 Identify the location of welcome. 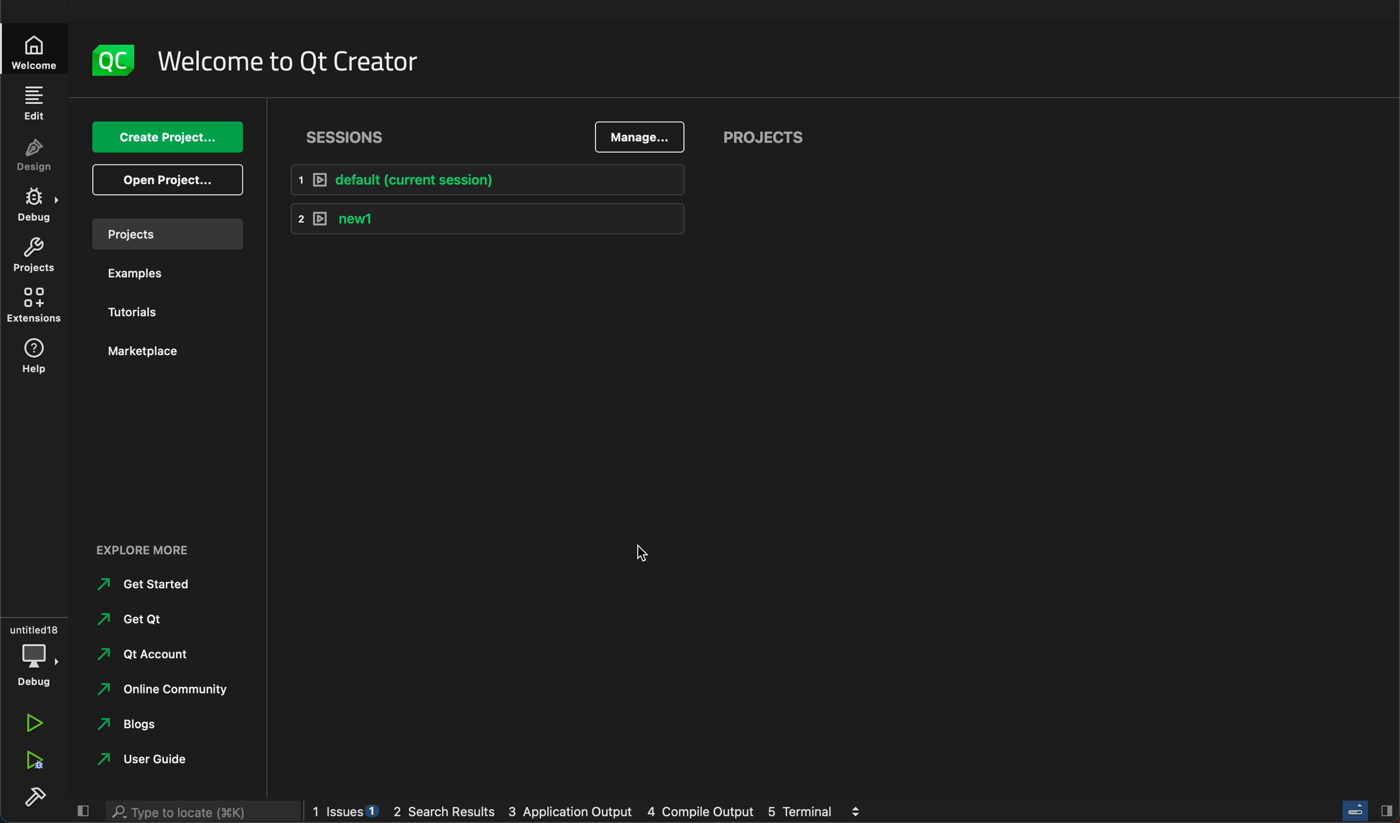
(36, 49).